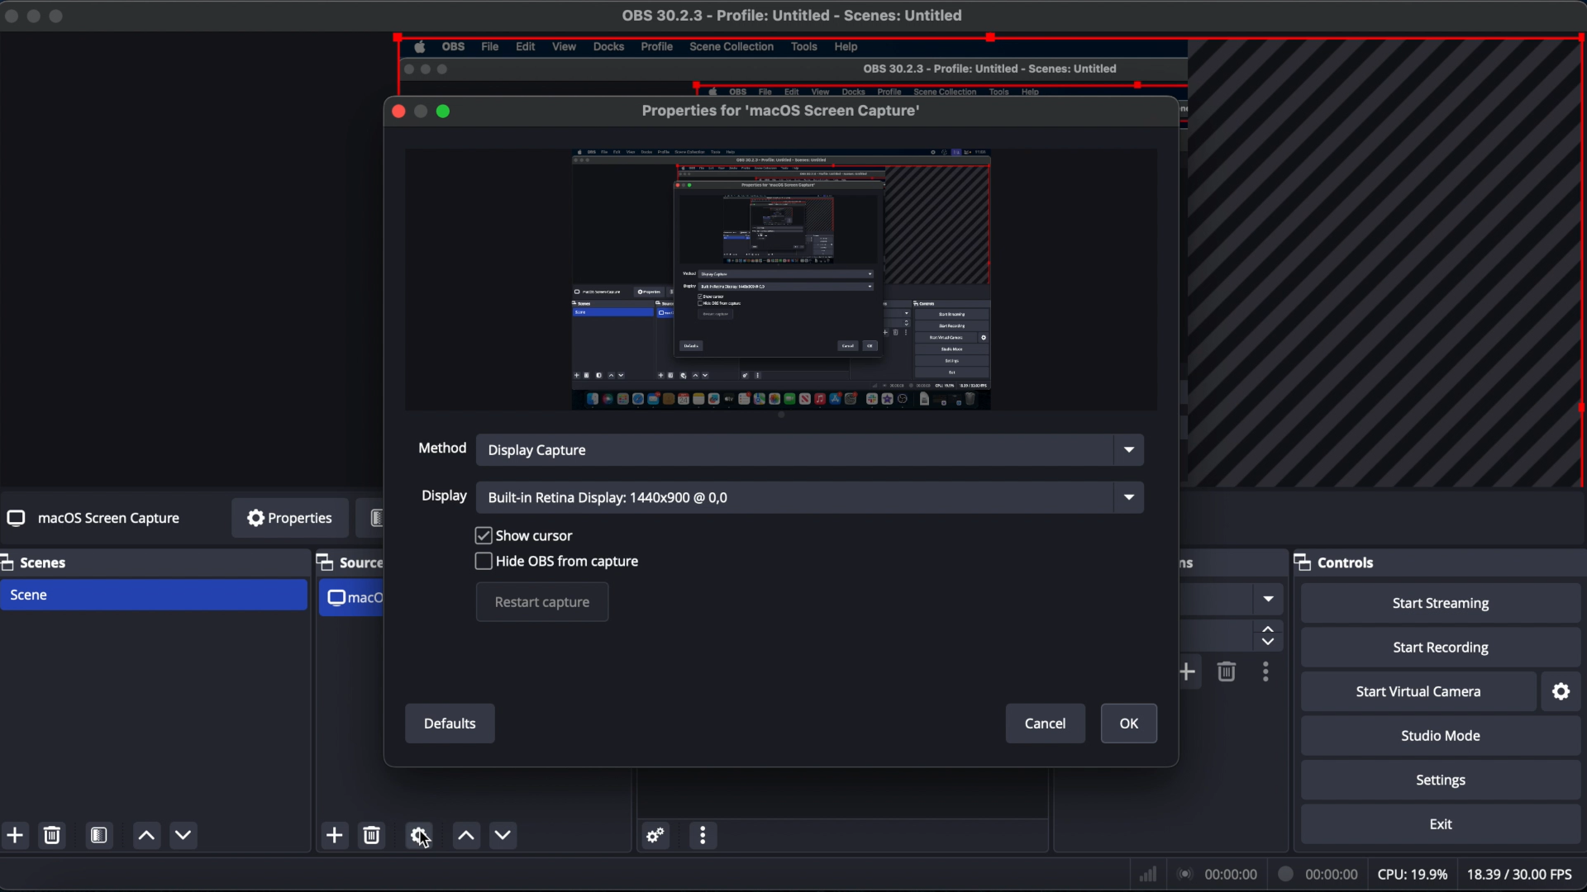 Image resolution: width=1587 pixels, height=892 pixels. I want to click on remove source, so click(372, 835).